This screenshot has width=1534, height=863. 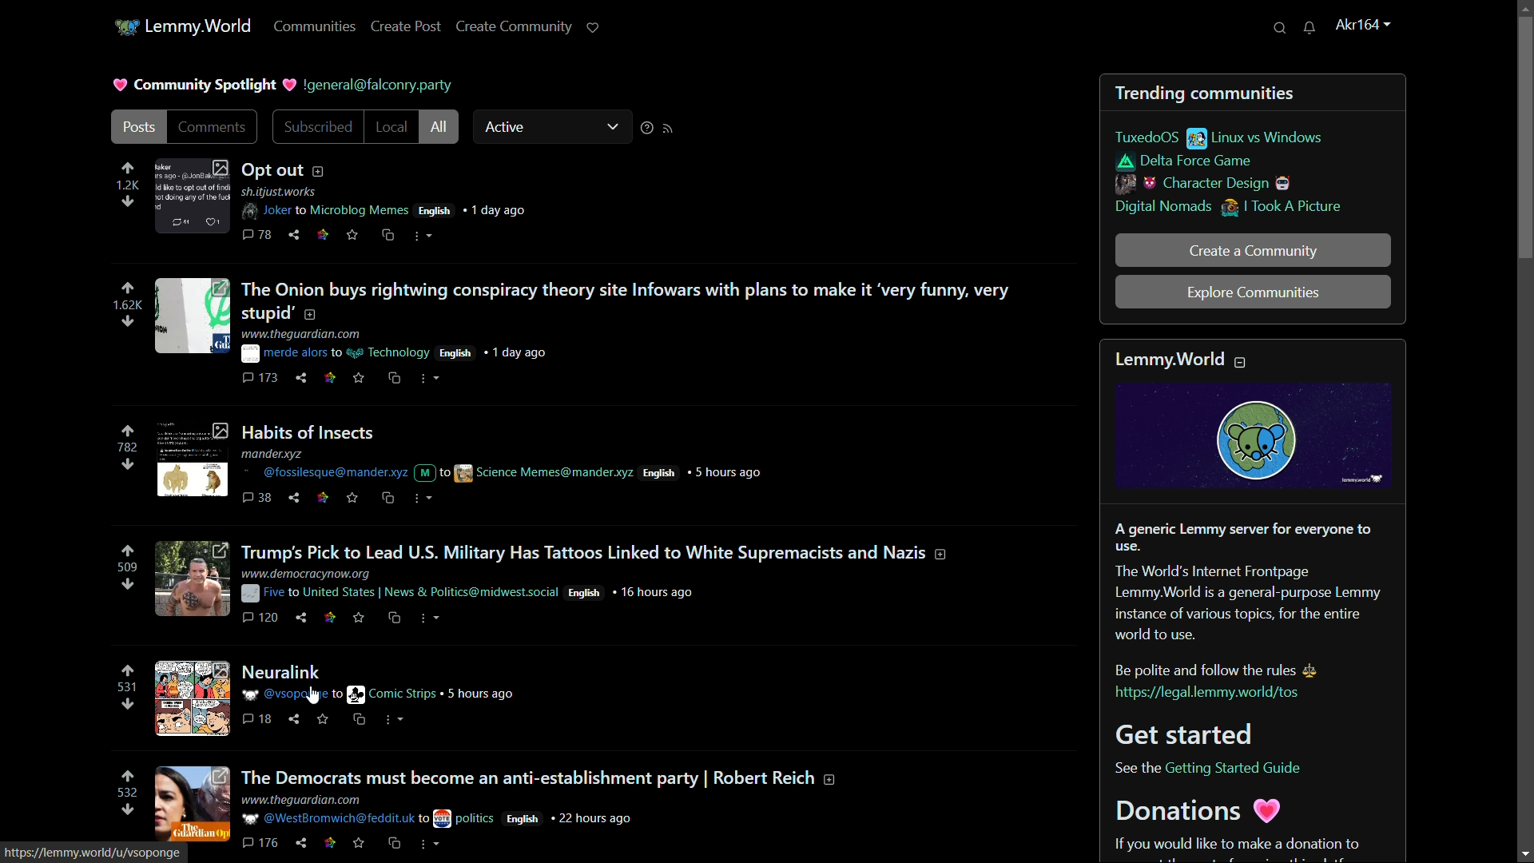 What do you see at coordinates (126, 324) in the screenshot?
I see `downvote` at bounding box center [126, 324].